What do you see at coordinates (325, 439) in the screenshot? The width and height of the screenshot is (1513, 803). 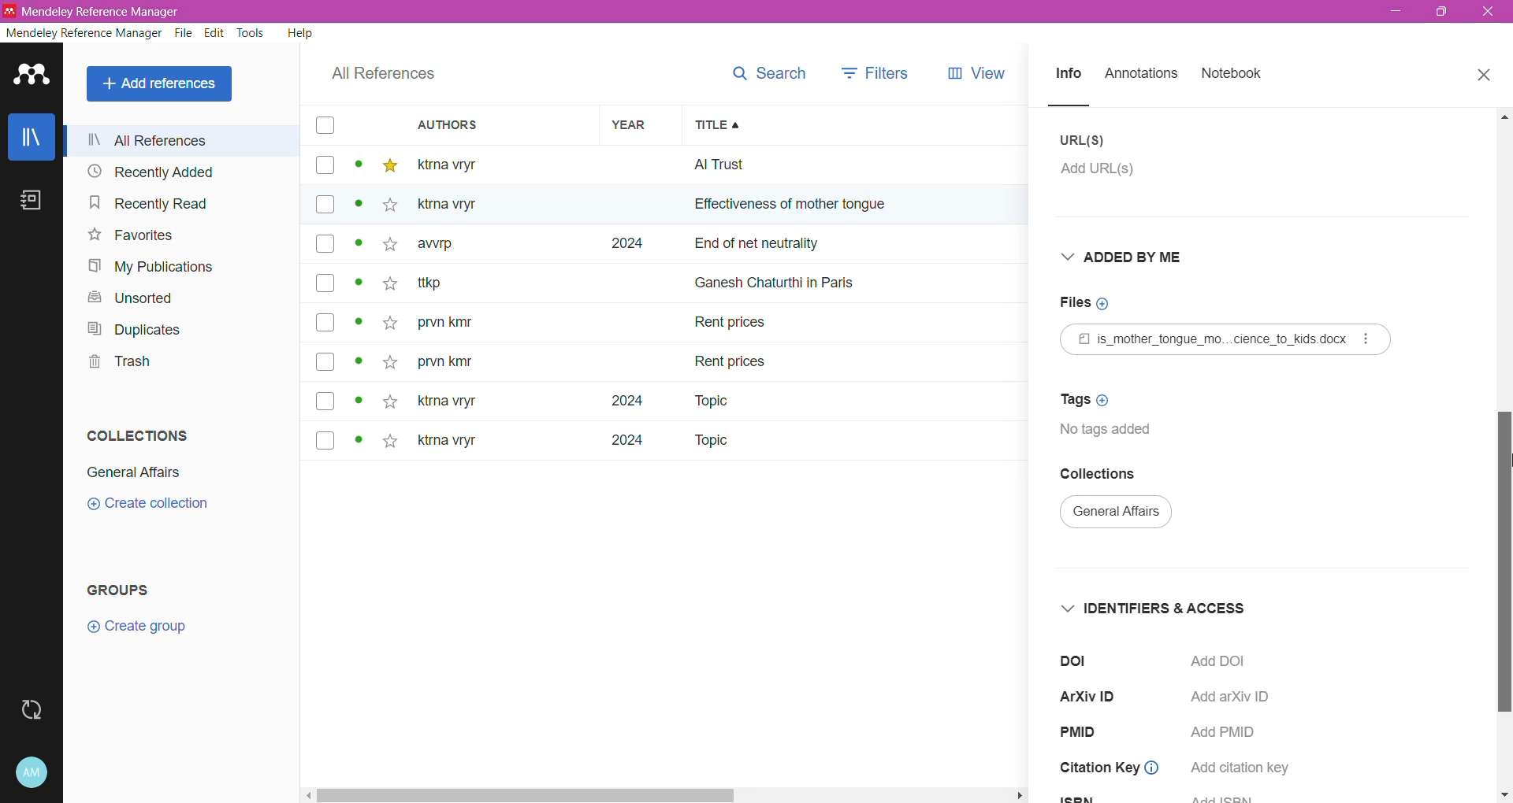 I see `box` at bounding box center [325, 439].